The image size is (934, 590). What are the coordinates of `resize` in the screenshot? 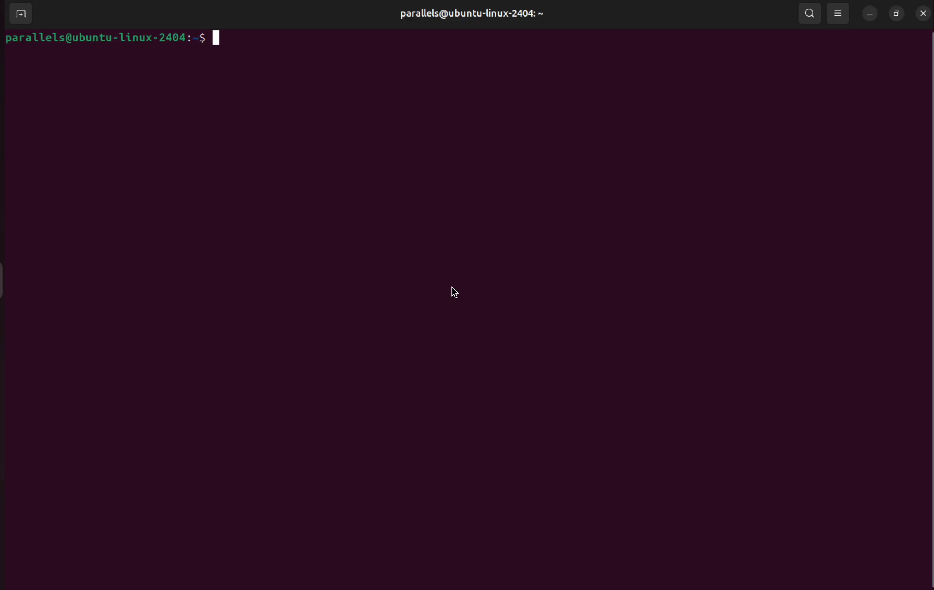 It's located at (897, 13).